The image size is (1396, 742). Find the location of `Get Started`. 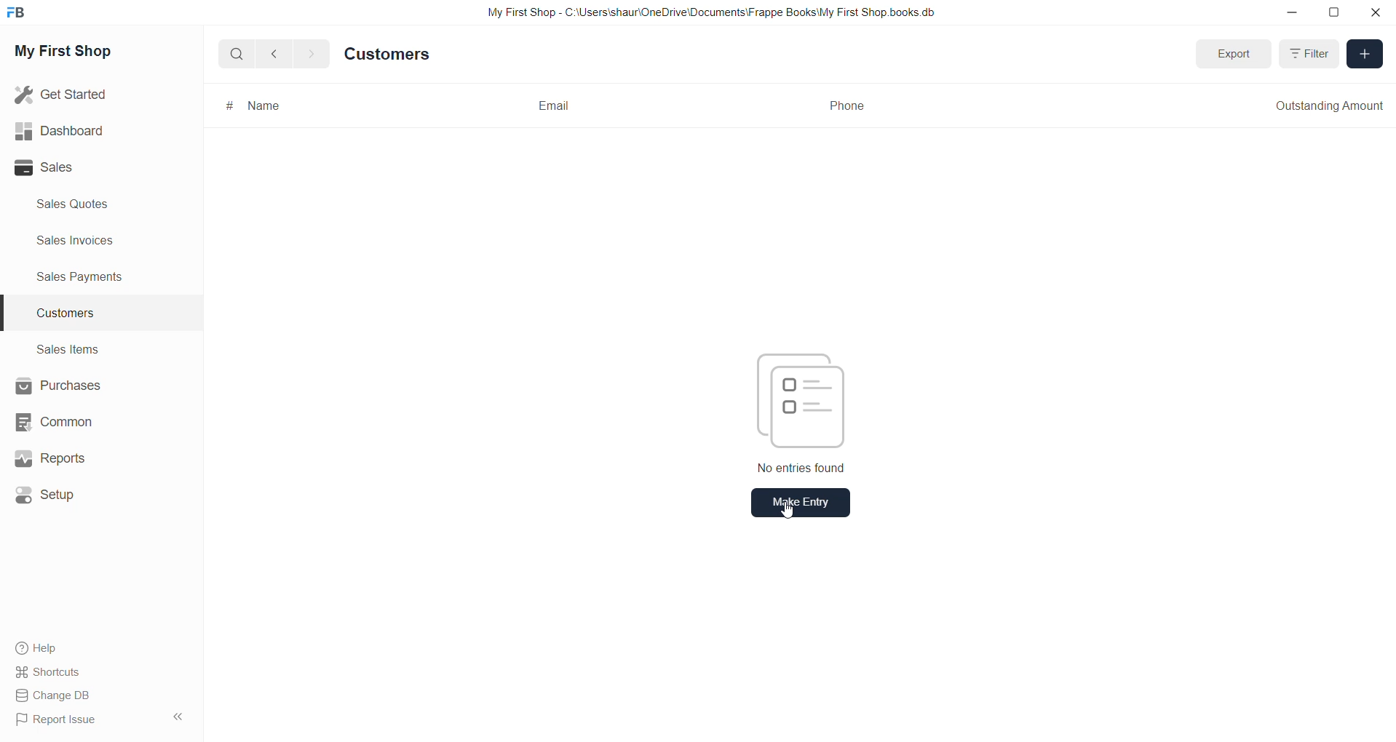

Get Started is located at coordinates (63, 95).